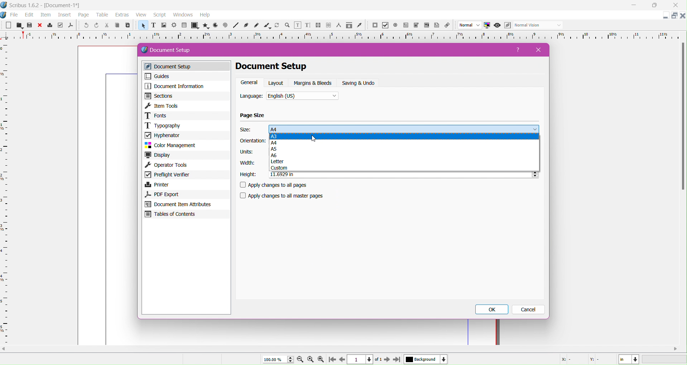  I want to click on edit contents of frames, so click(297, 25).